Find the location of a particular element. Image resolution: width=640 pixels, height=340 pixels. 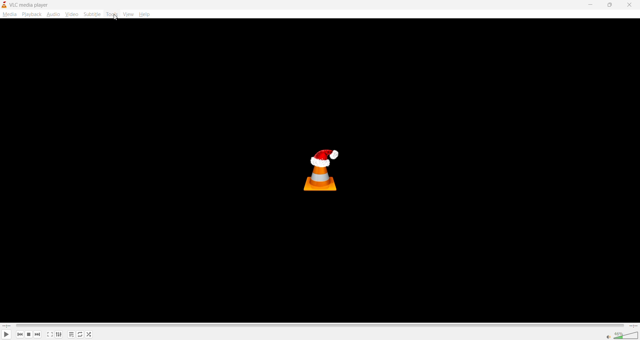

previous is located at coordinates (19, 334).